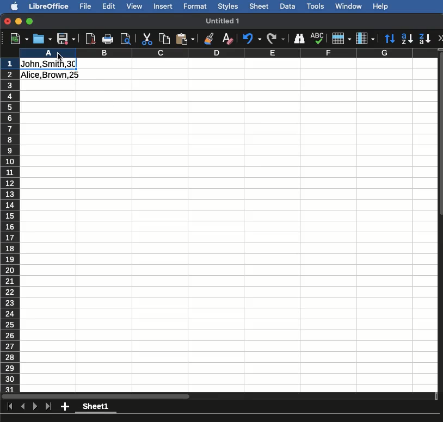 The image size is (443, 422). Describe the element at coordinates (260, 6) in the screenshot. I see `Sheet` at that location.